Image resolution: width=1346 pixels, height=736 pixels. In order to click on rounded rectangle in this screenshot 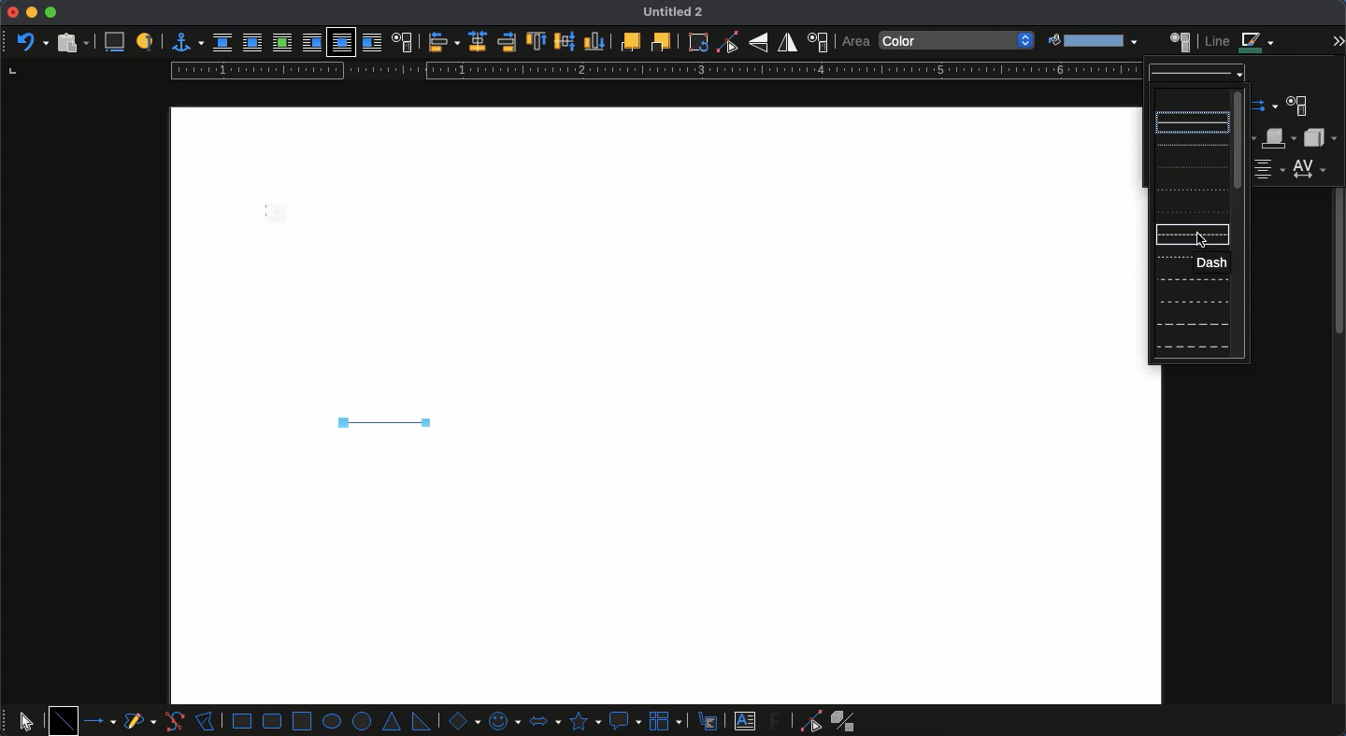, I will do `click(273, 721)`.